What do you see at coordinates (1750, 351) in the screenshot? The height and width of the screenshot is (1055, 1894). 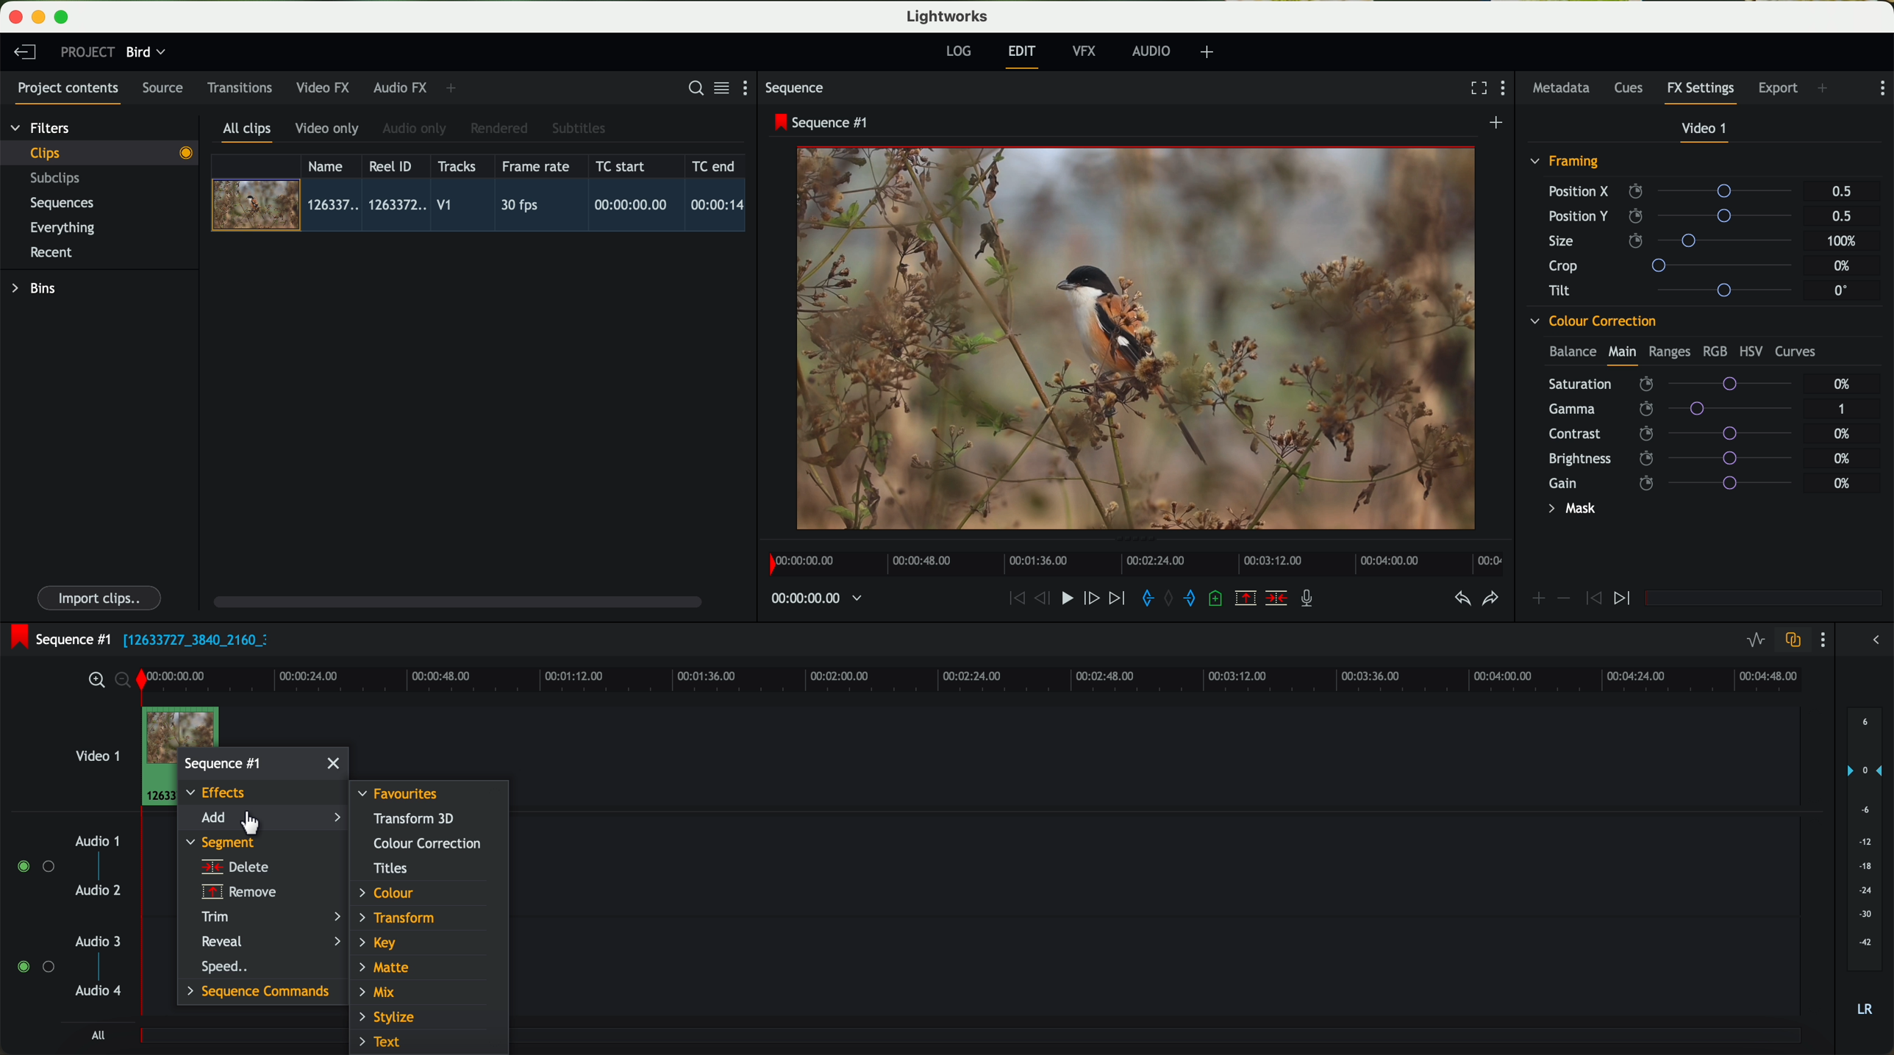 I see `HSV` at bounding box center [1750, 351].